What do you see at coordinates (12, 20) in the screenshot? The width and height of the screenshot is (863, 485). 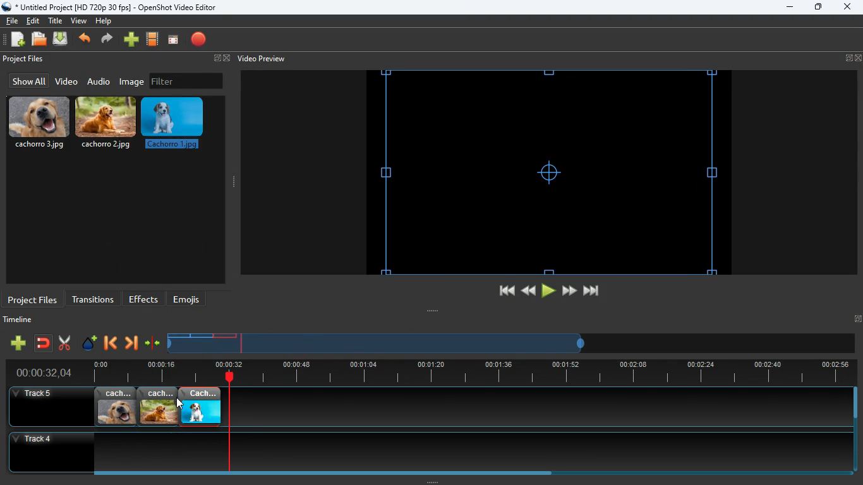 I see `file` at bounding box center [12, 20].